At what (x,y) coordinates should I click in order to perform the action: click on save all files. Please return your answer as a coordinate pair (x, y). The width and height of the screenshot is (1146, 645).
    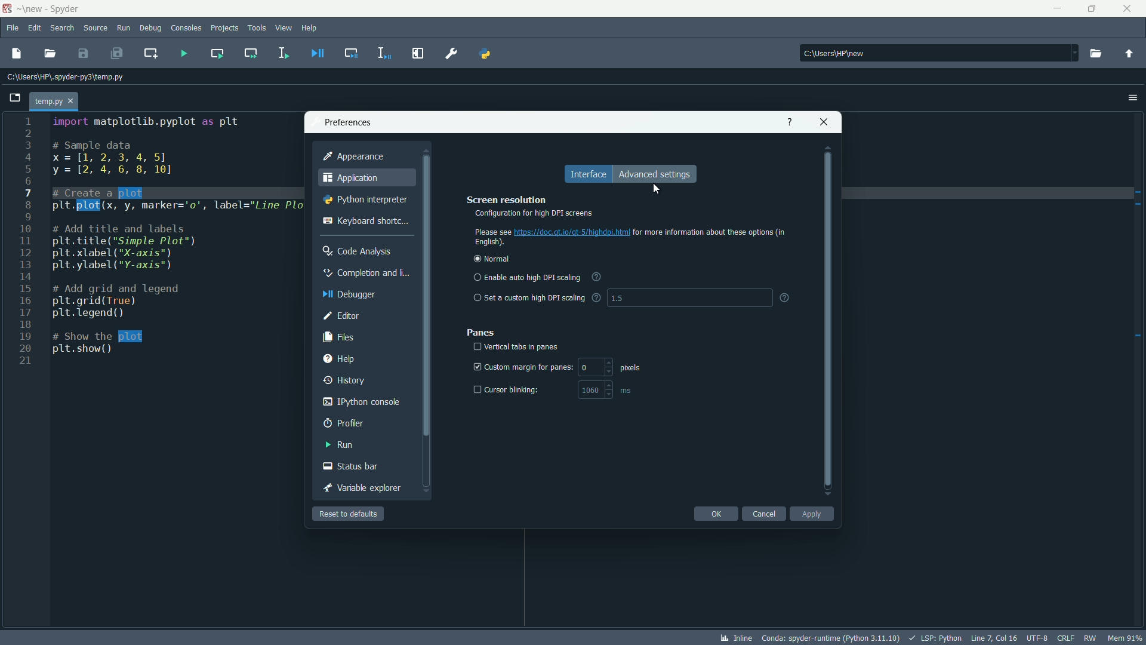
    Looking at the image, I should click on (118, 53).